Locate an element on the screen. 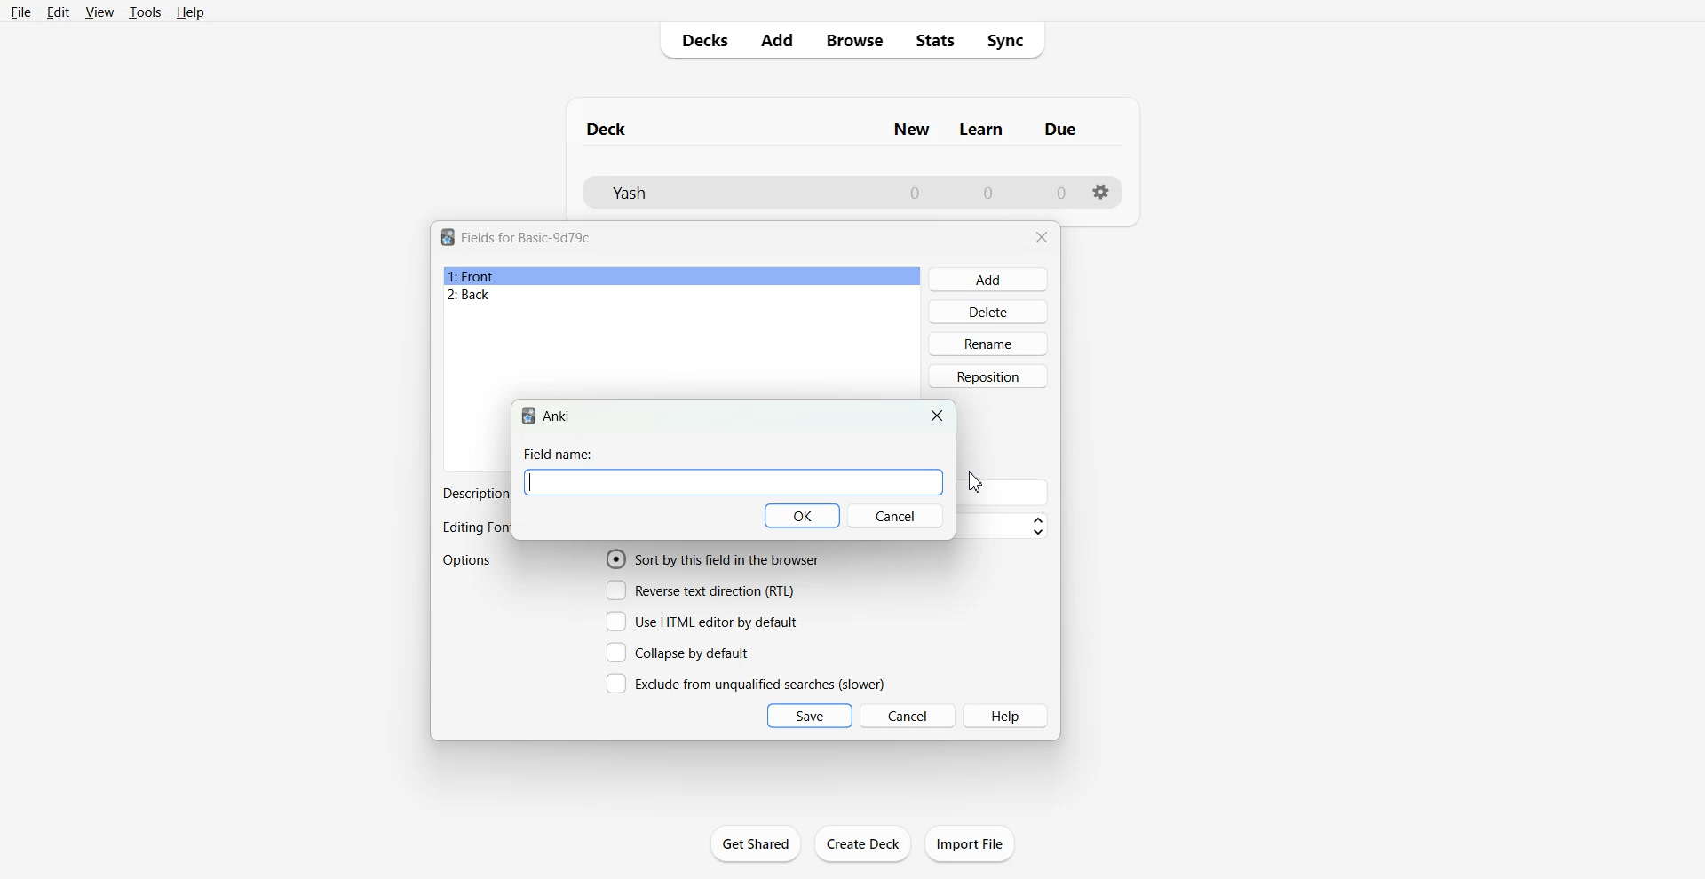 The height and width of the screenshot is (879, 1705). Deck File is located at coordinates (728, 193).